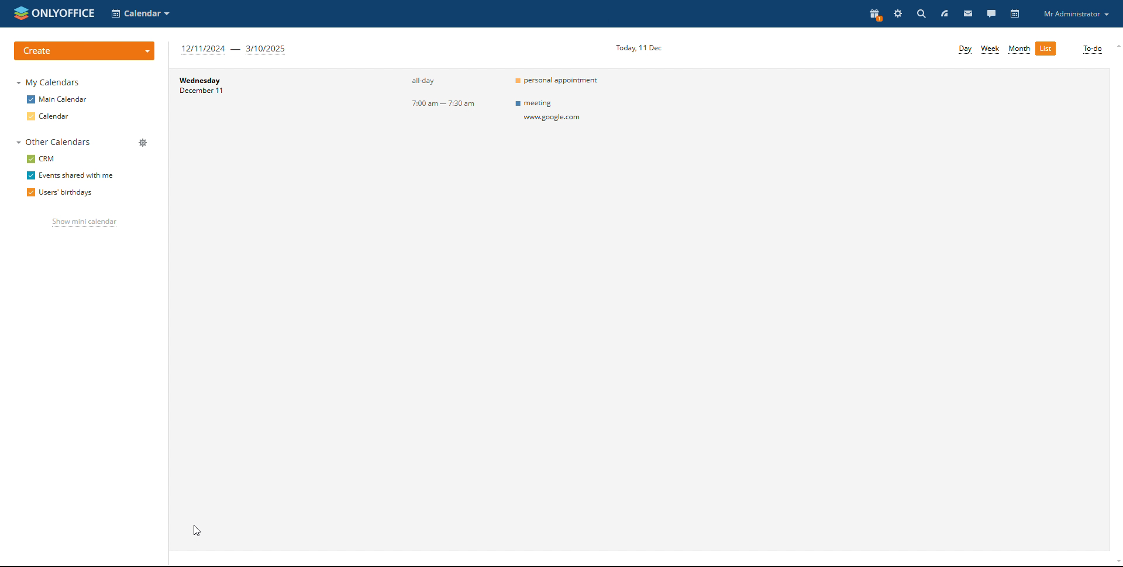 The width and height of the screenshot is (1123, 567). Describe the element at coordinates (1092, 50) in the screenshot. I see `to-do` at that location.